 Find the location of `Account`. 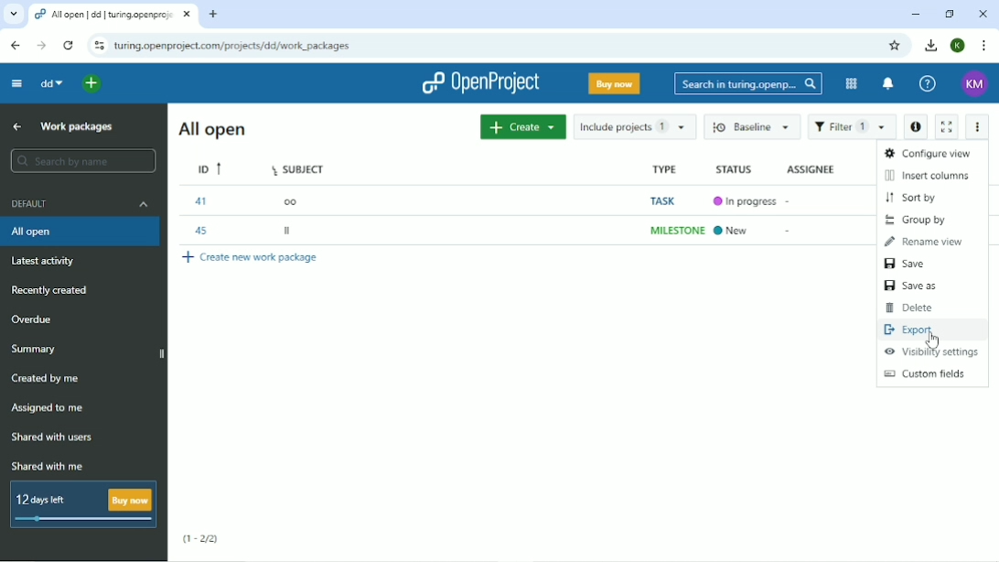

Account is located at coordinates (976, 85).